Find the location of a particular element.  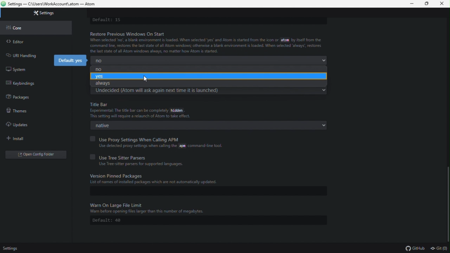

System is located at coordinates (25, 68).